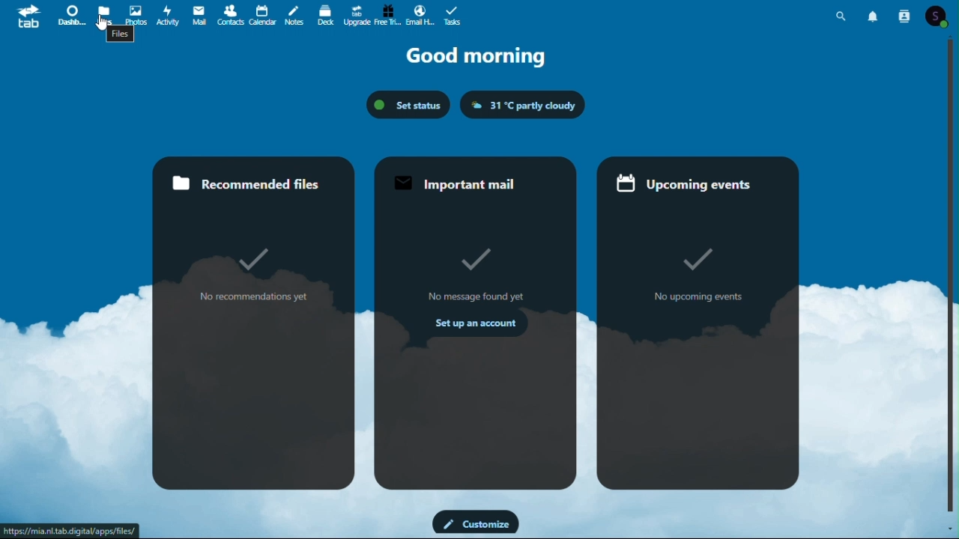 The width and height of the screenshot is (959, 539). What do you see at coordinates (940, 14) in the screenshot?
I see `Account icon` at bounding box center [940, 14].